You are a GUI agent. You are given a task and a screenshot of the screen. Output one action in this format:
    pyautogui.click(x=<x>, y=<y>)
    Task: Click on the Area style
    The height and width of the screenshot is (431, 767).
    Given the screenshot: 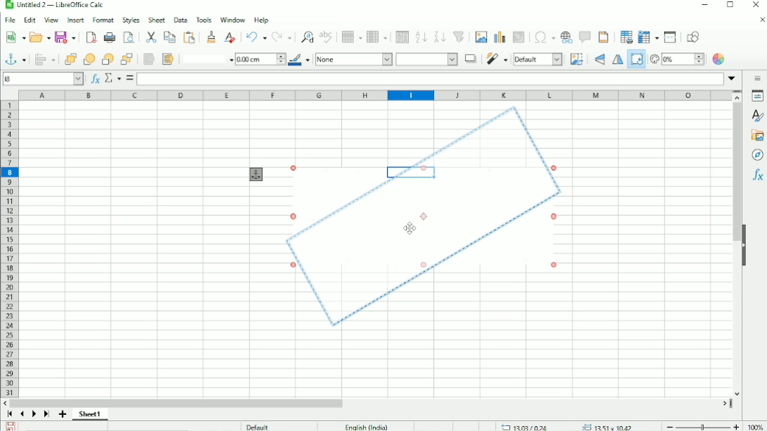 What is the action you would take?
    pyautogui.click(x=427, y=59)
    